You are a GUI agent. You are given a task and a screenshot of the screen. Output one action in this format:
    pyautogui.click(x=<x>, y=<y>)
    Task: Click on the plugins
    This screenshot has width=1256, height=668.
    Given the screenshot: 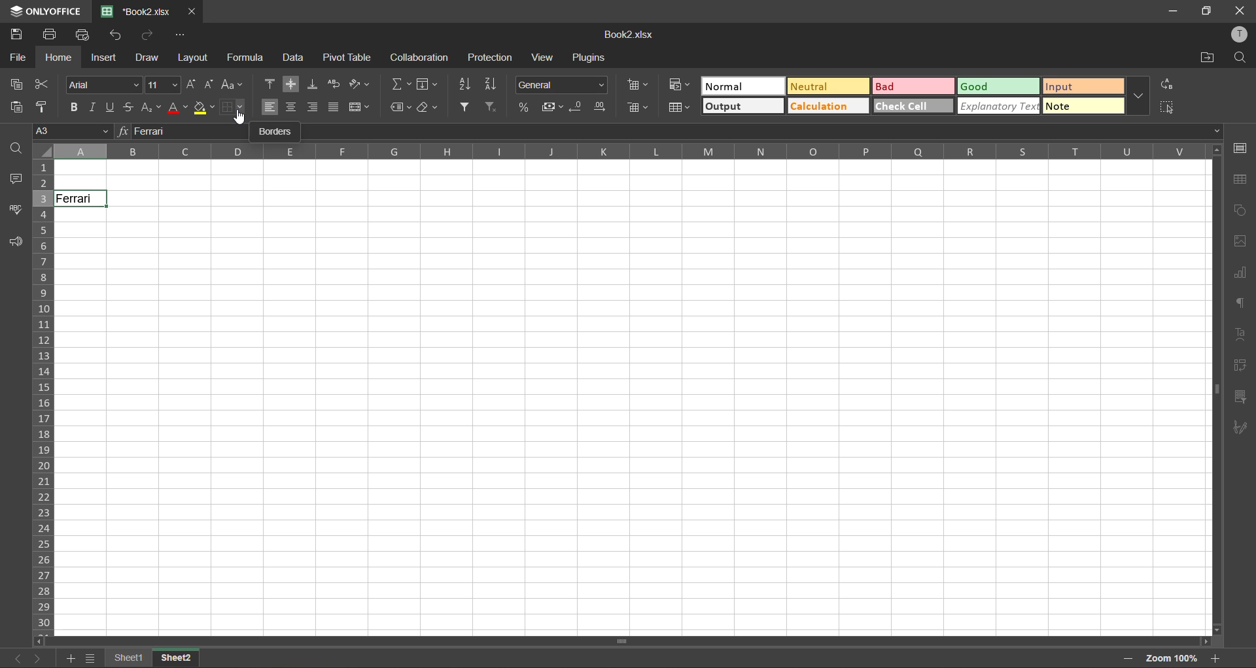 What is the action you would take?
    pyautogui.click(x=589, y=58)
    